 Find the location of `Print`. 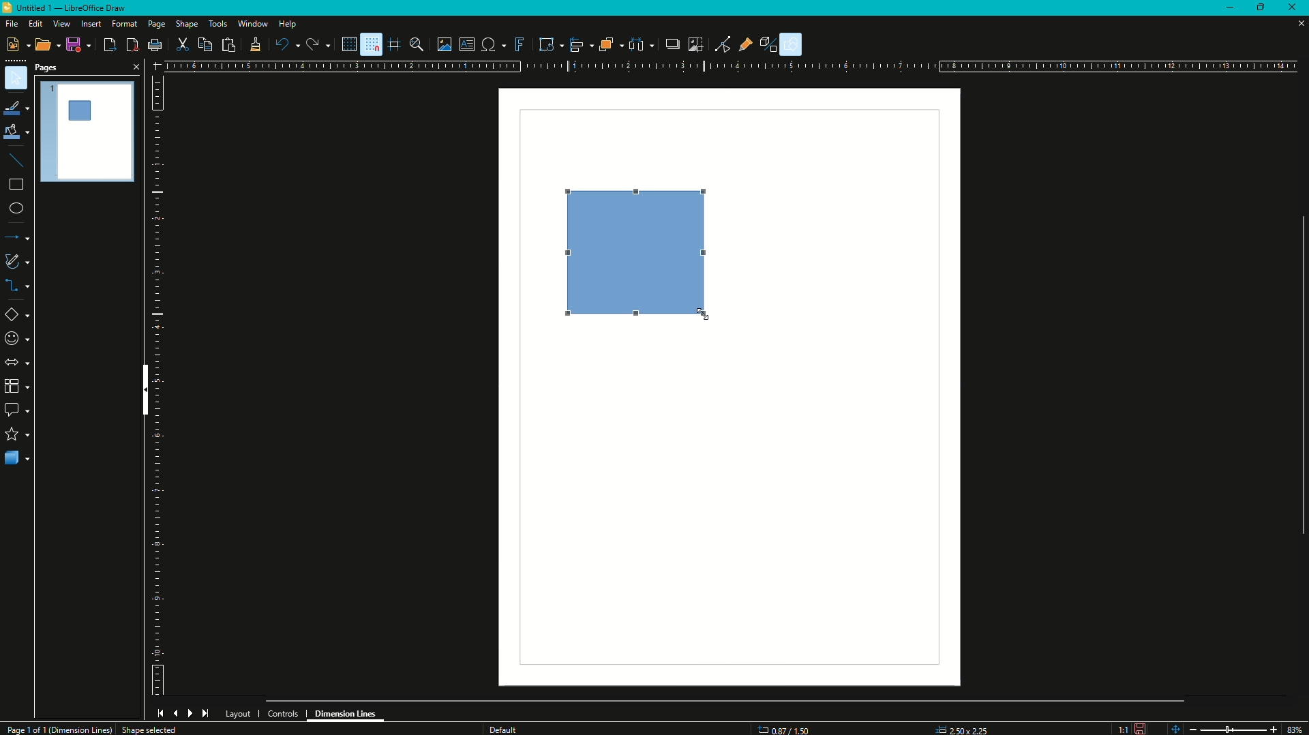

Print is located at coordinates (155, 46).